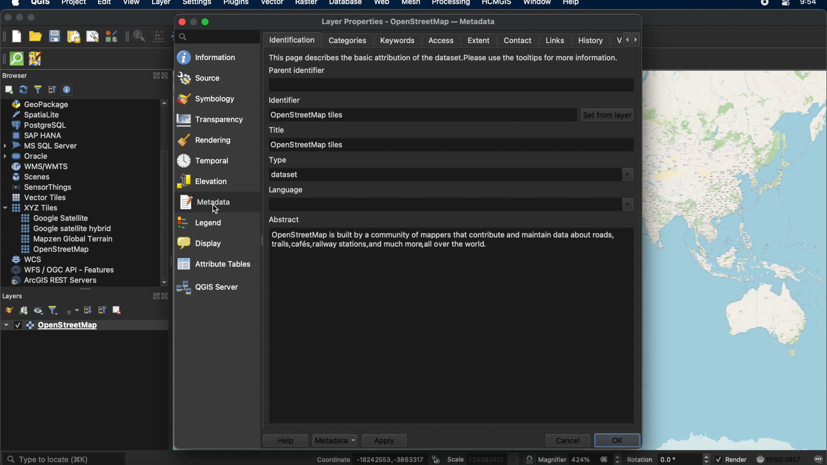 The height and width of the screenshot is (465, 827). I want to click on style, so click(335, 440).